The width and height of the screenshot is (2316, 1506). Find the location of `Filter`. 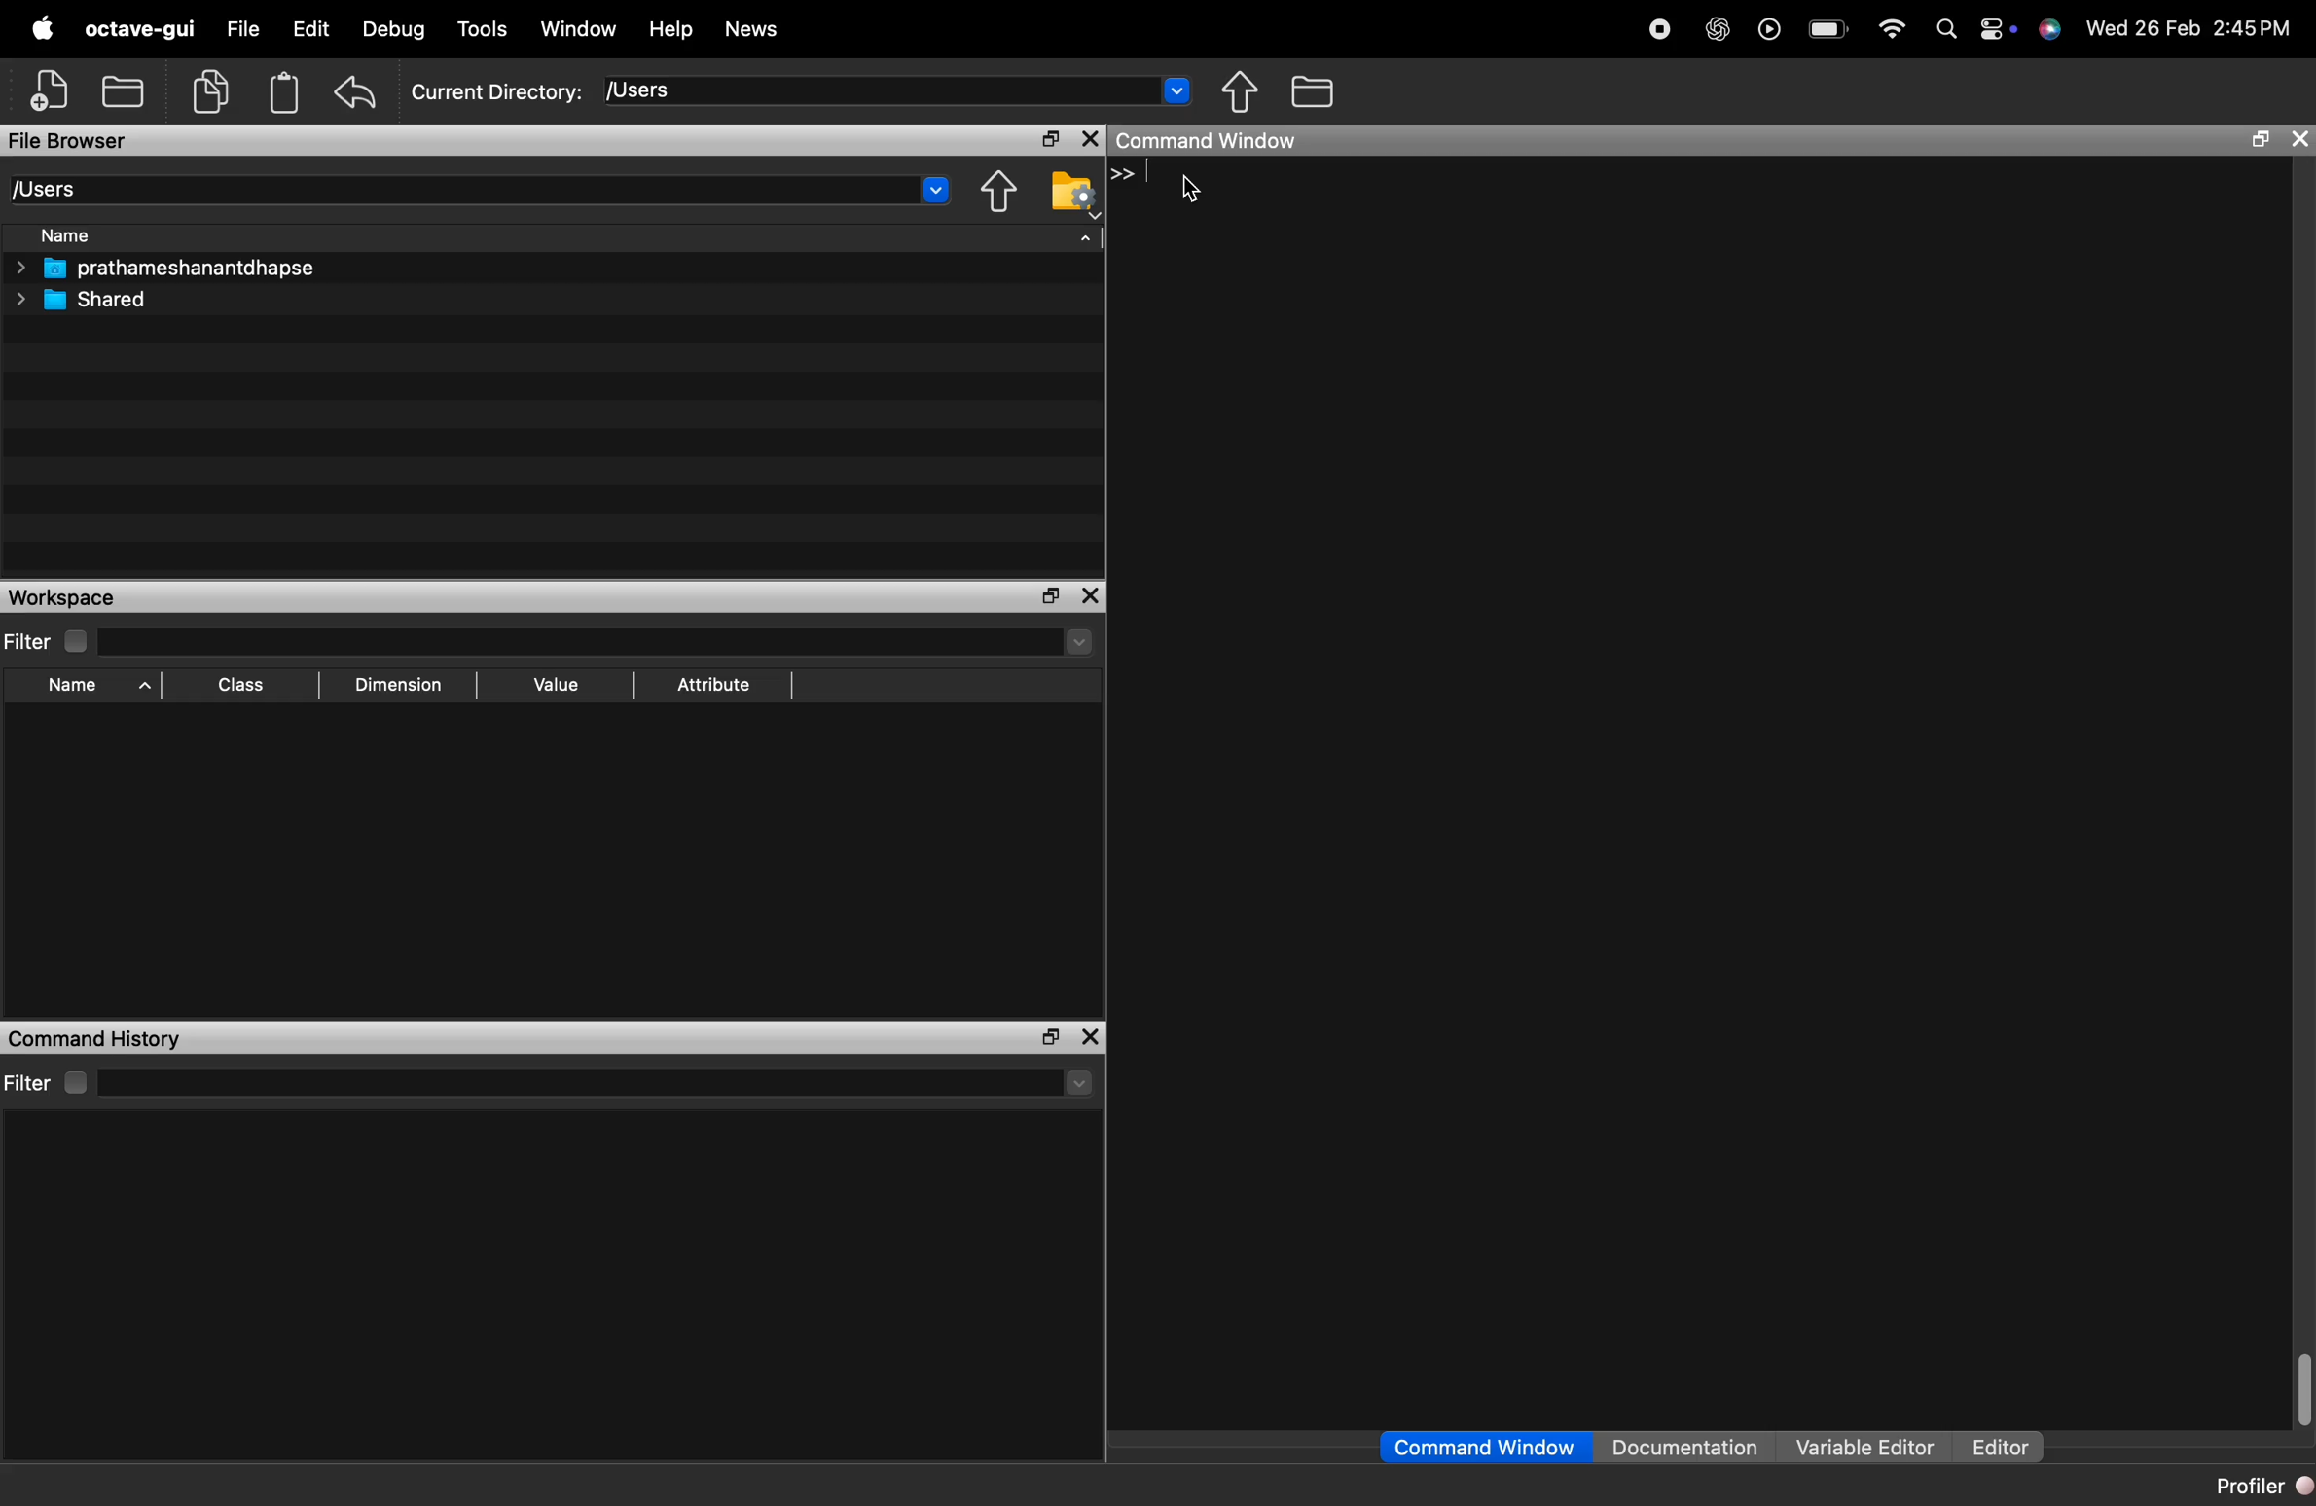

Filter is located at coordinates (48, 1076).